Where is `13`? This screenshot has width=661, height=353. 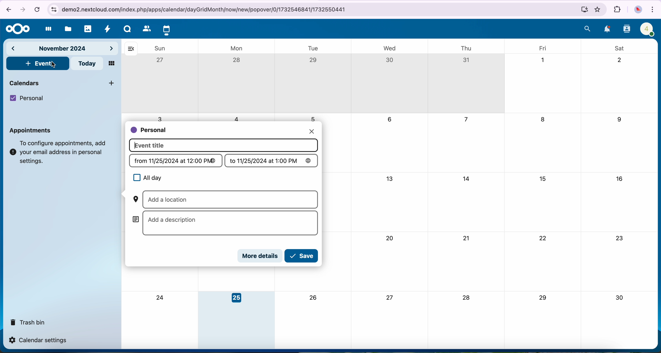 13 is located at coordinates (389, 178).